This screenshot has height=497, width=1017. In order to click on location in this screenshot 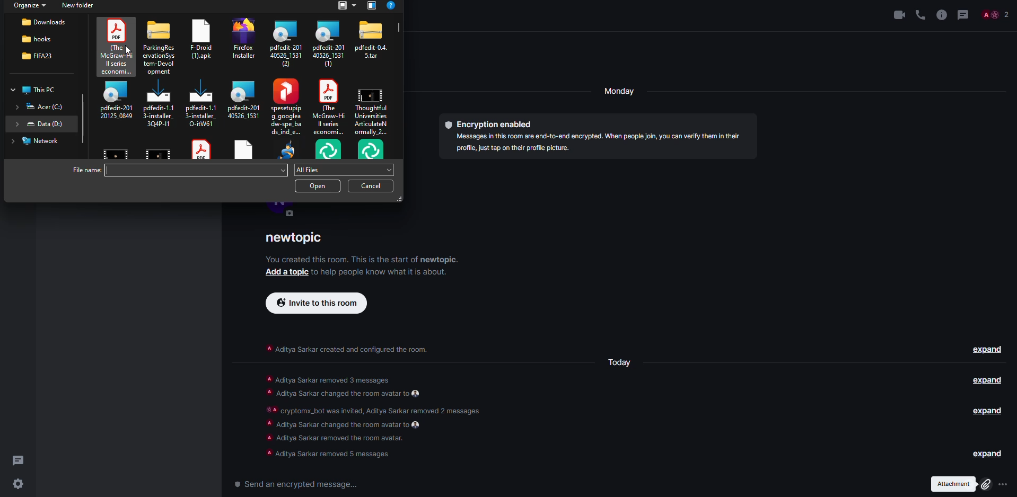, I will do `click(37, 91)`.